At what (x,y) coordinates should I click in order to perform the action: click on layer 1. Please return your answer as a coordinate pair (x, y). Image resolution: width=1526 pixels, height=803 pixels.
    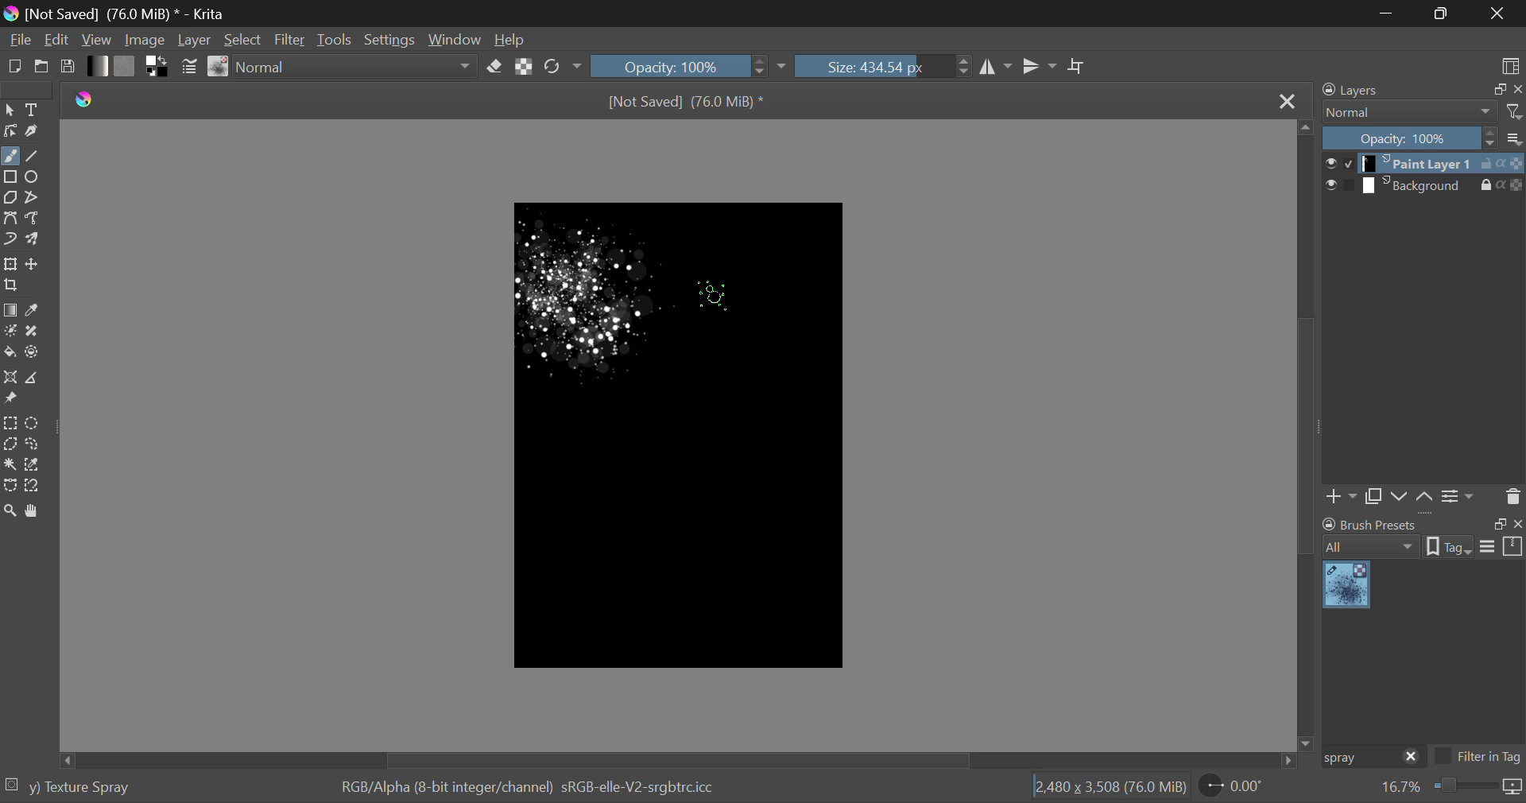
    Looking at the image, I should click on (1419, 165).